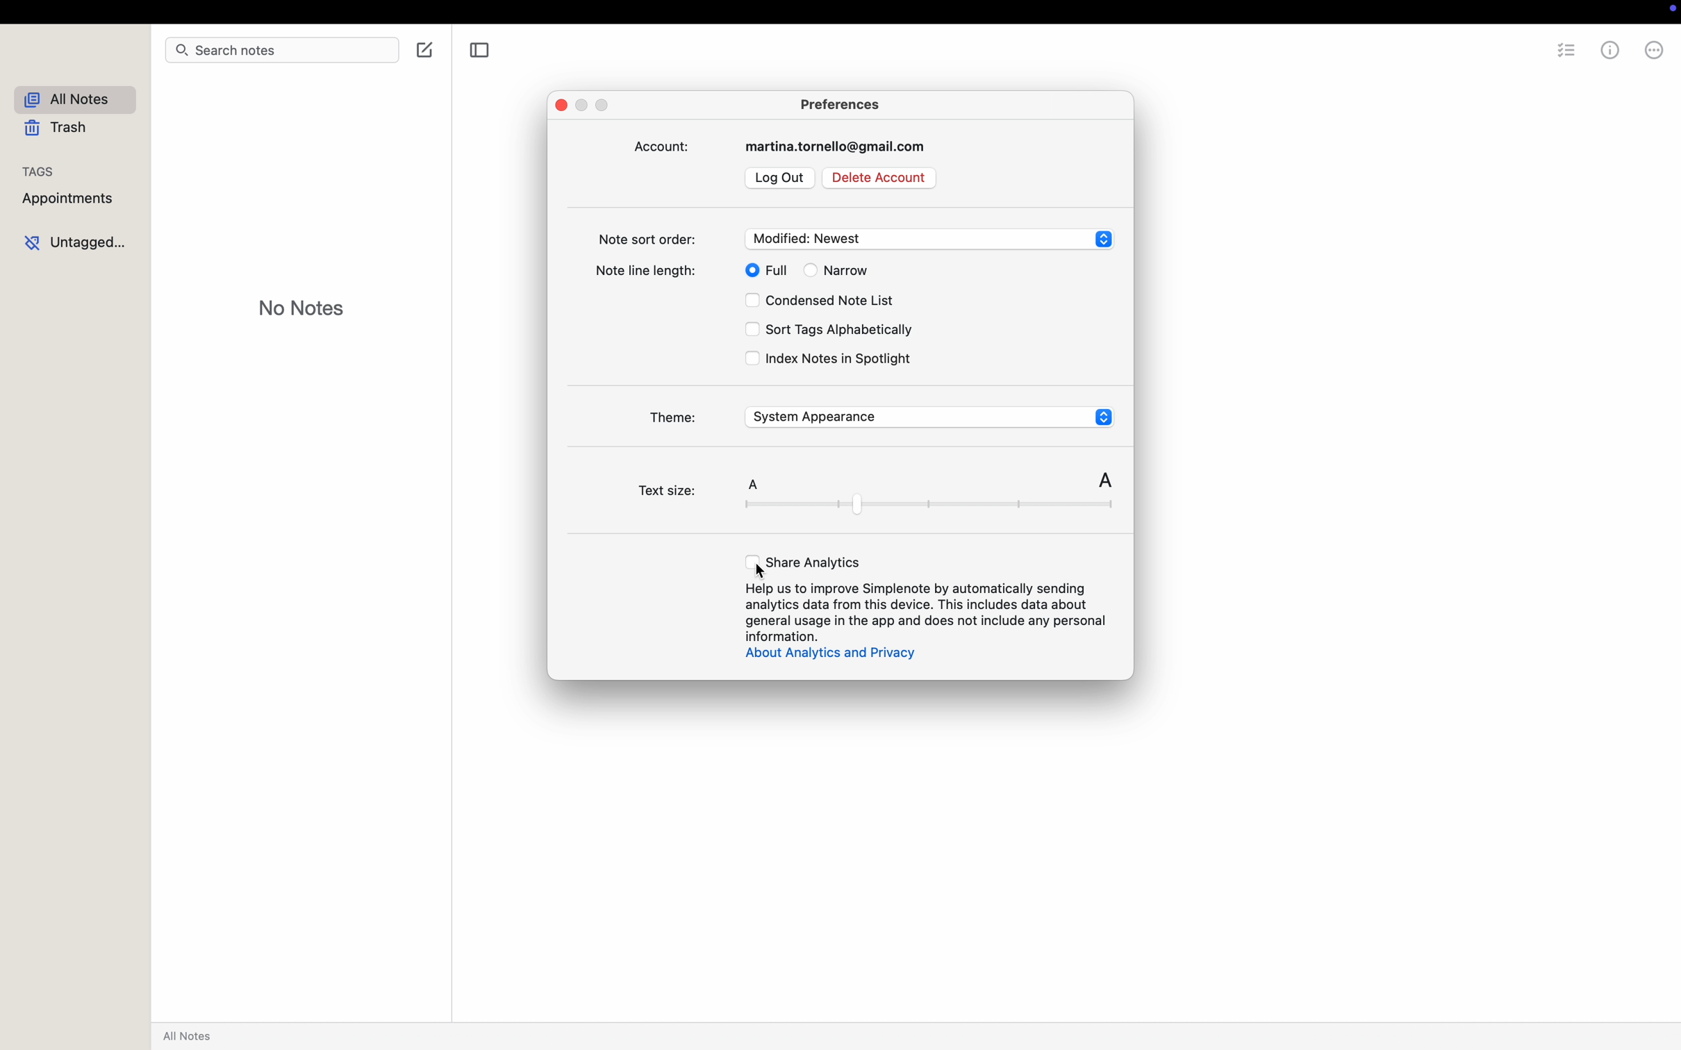 The image size is (1681, 1050). What do you see at coordinates (877, 178) in the screenshot?
I see `delete account` at bounding box center [877, 178].